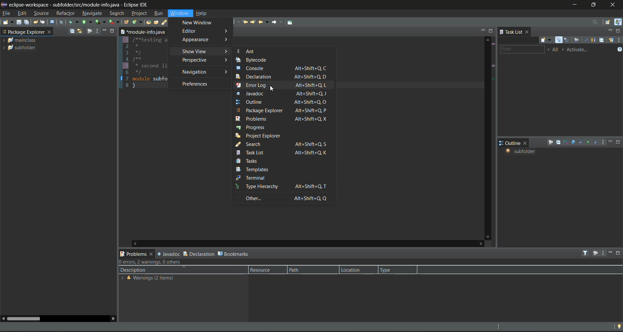  Describe the element at coordinates (609, 23) in the screenshot. I see `open perspective` at that location.